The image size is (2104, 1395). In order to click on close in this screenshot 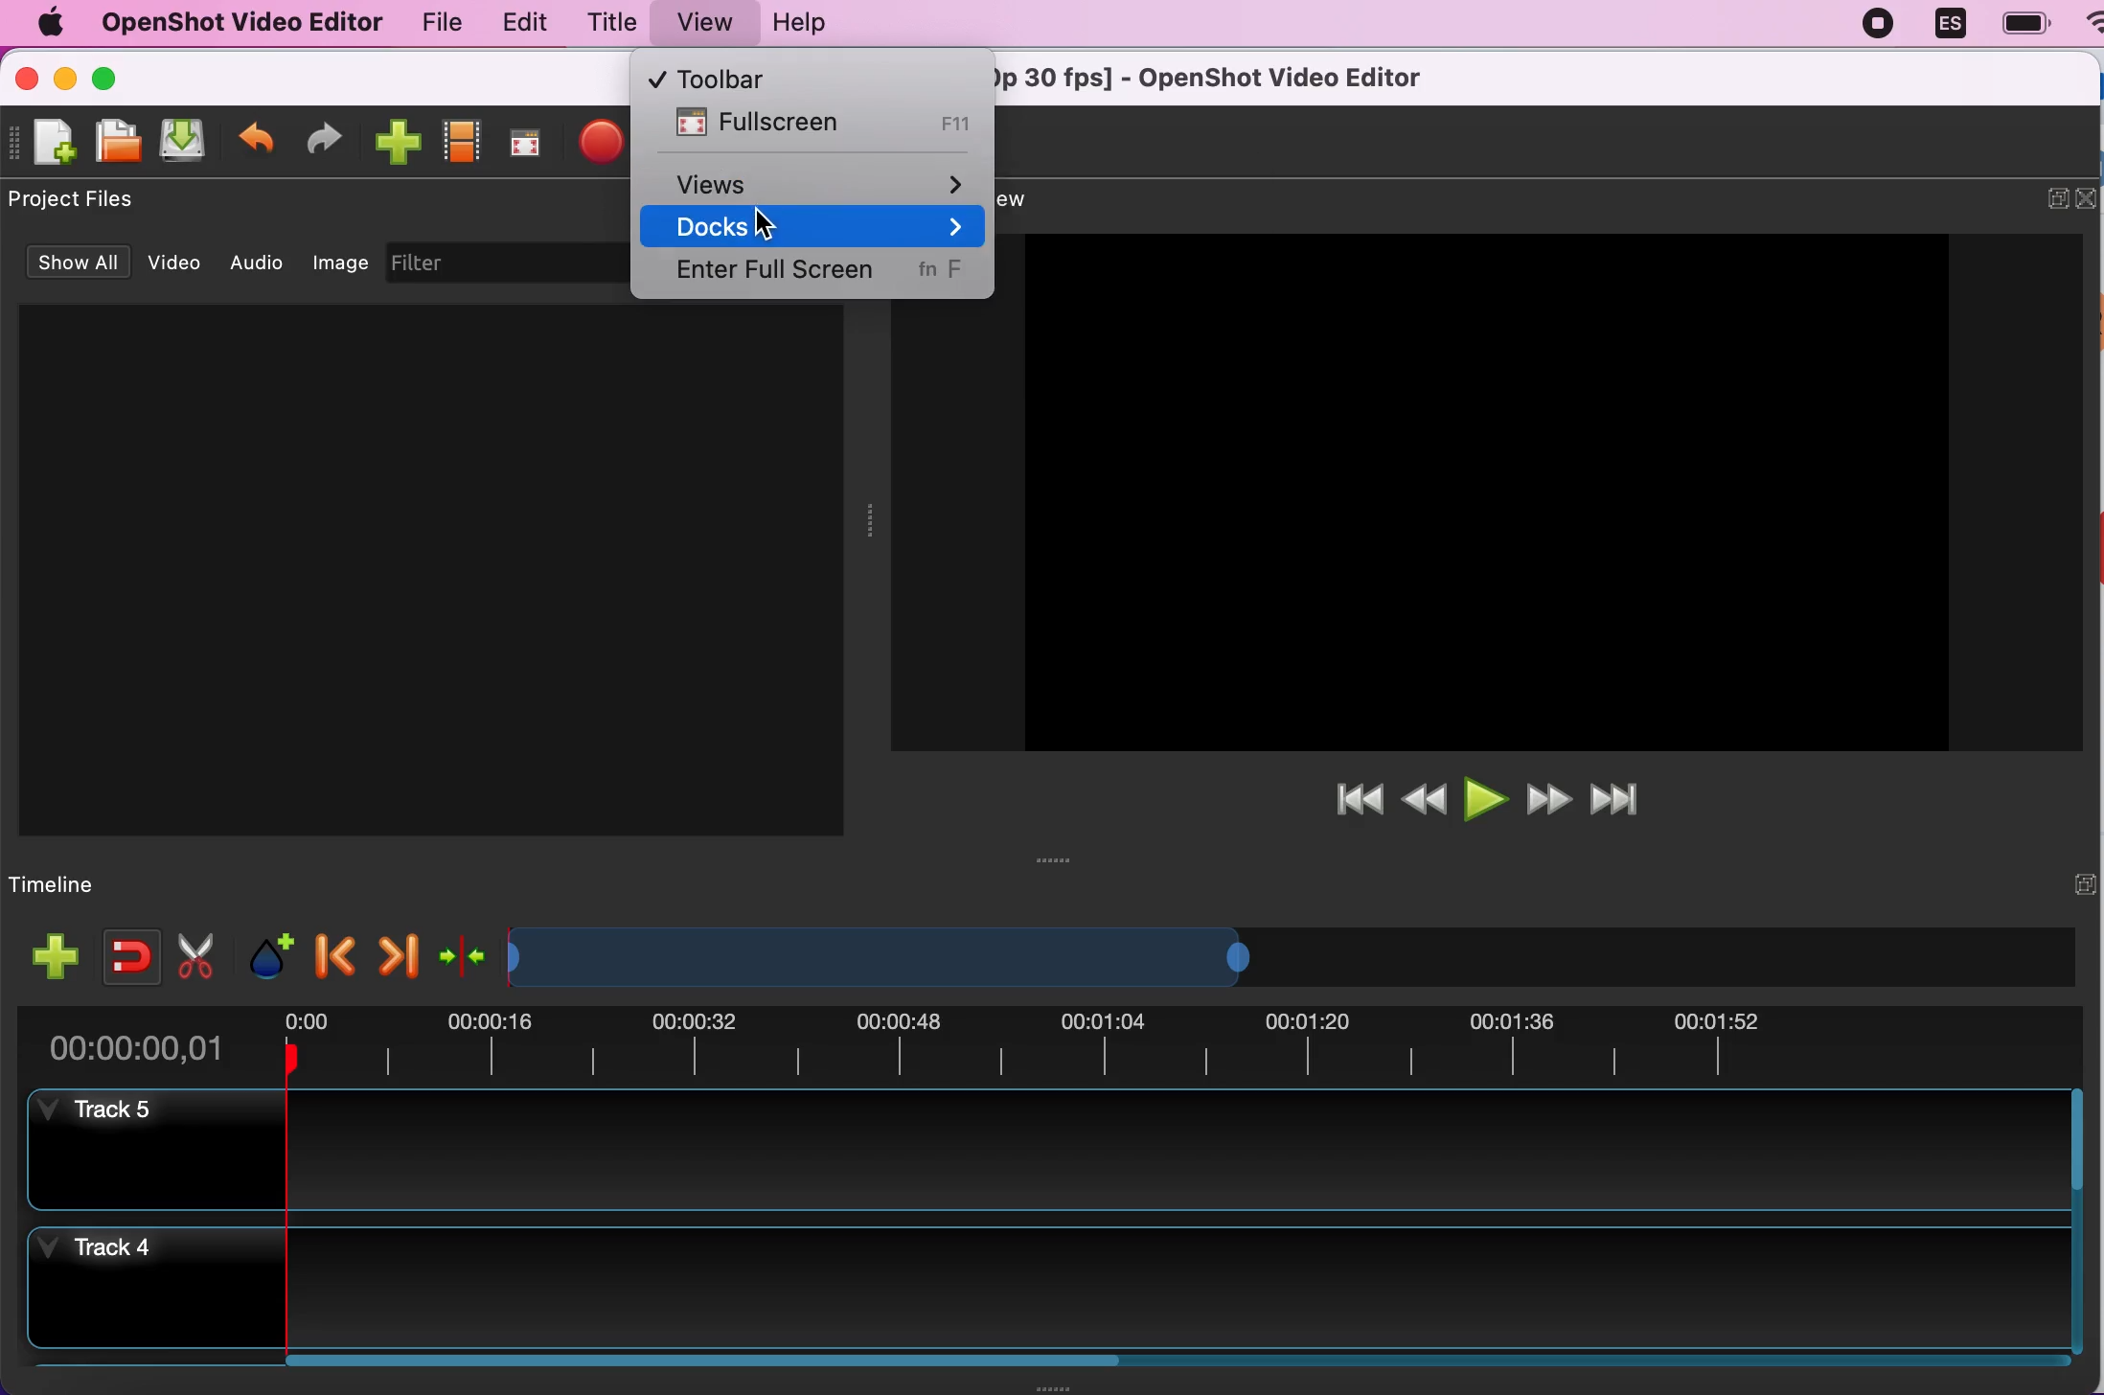, I will do `click(34, 82)`.